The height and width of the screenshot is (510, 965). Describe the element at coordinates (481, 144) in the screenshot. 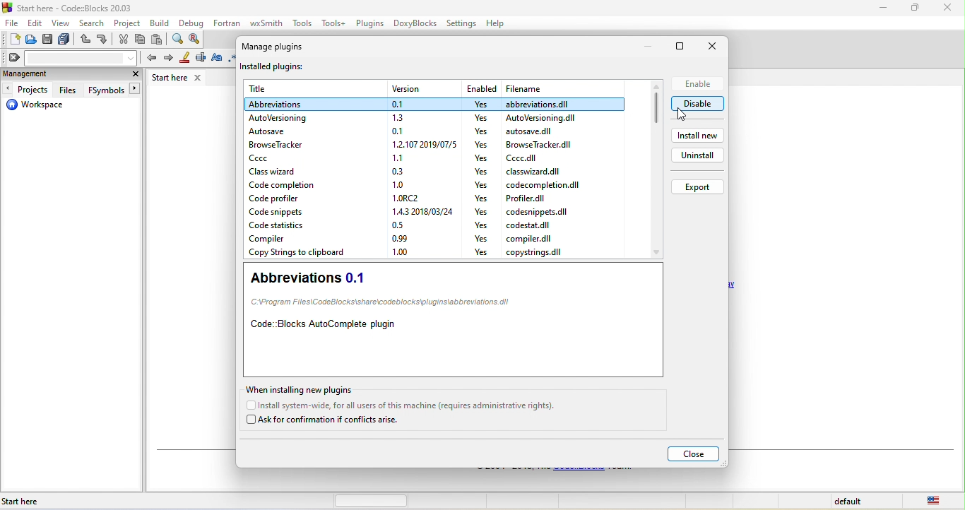

I see `yes` at that location.